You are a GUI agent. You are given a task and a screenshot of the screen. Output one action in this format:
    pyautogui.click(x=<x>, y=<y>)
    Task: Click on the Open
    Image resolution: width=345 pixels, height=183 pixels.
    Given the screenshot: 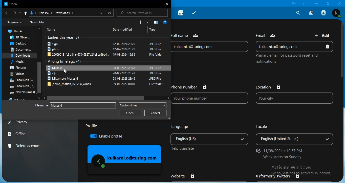 What is the action you would take?
    pyautogui.click(x=12, y=4)
    